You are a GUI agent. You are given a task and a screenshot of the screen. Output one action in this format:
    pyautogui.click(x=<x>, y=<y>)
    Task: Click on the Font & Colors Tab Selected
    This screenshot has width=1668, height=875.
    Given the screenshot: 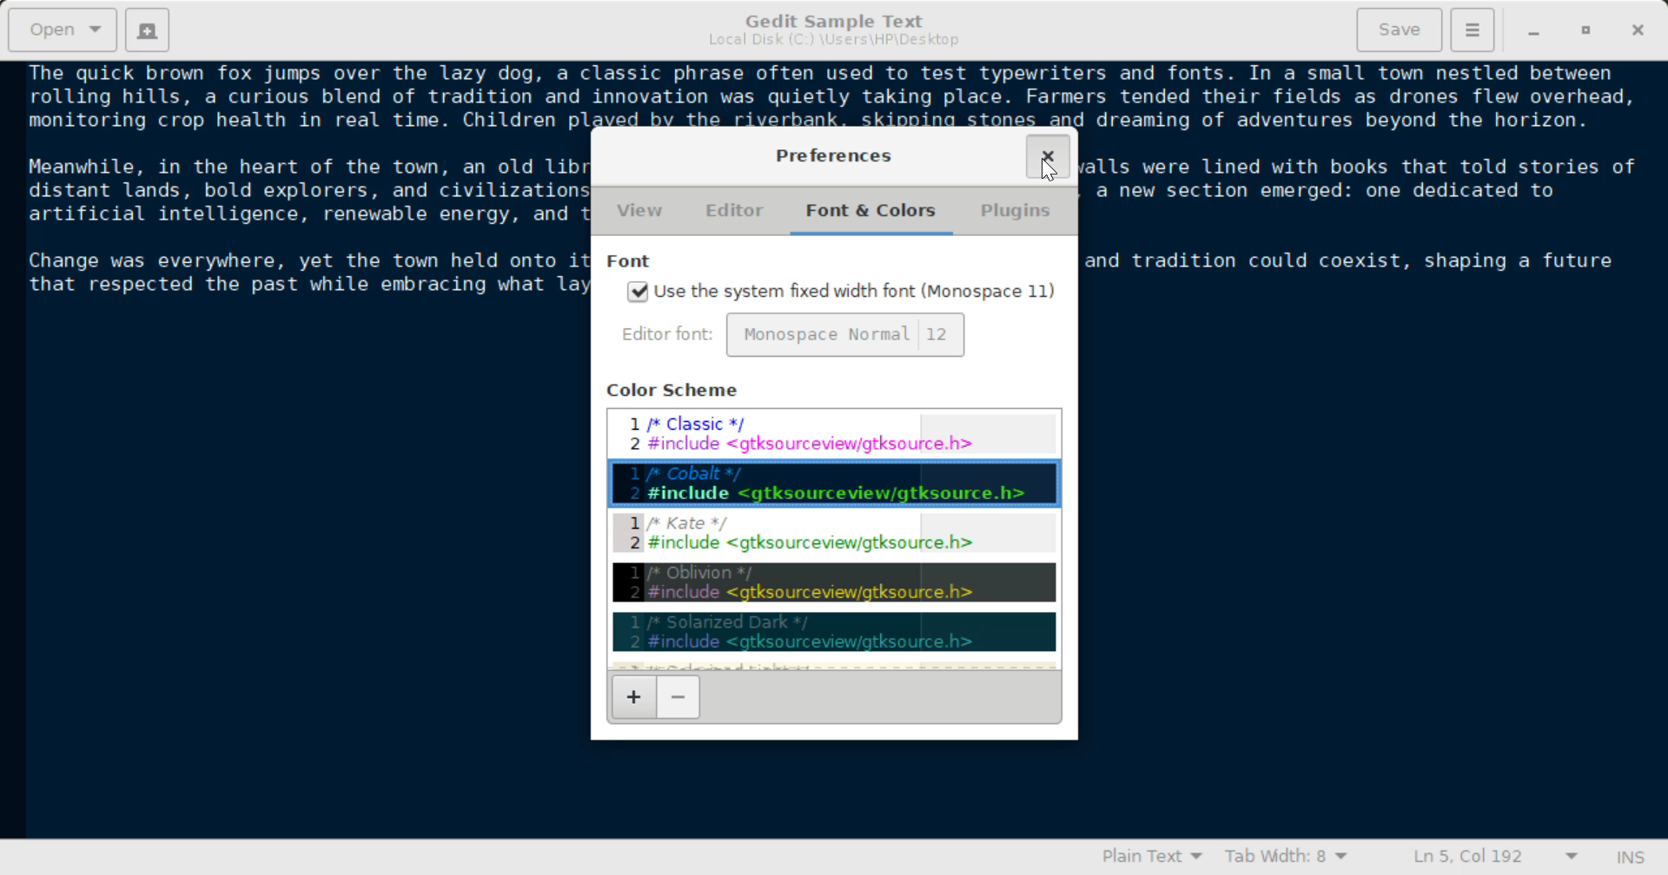 What is the action you would take?
    pyautogui.click(x=875, y=210)
    